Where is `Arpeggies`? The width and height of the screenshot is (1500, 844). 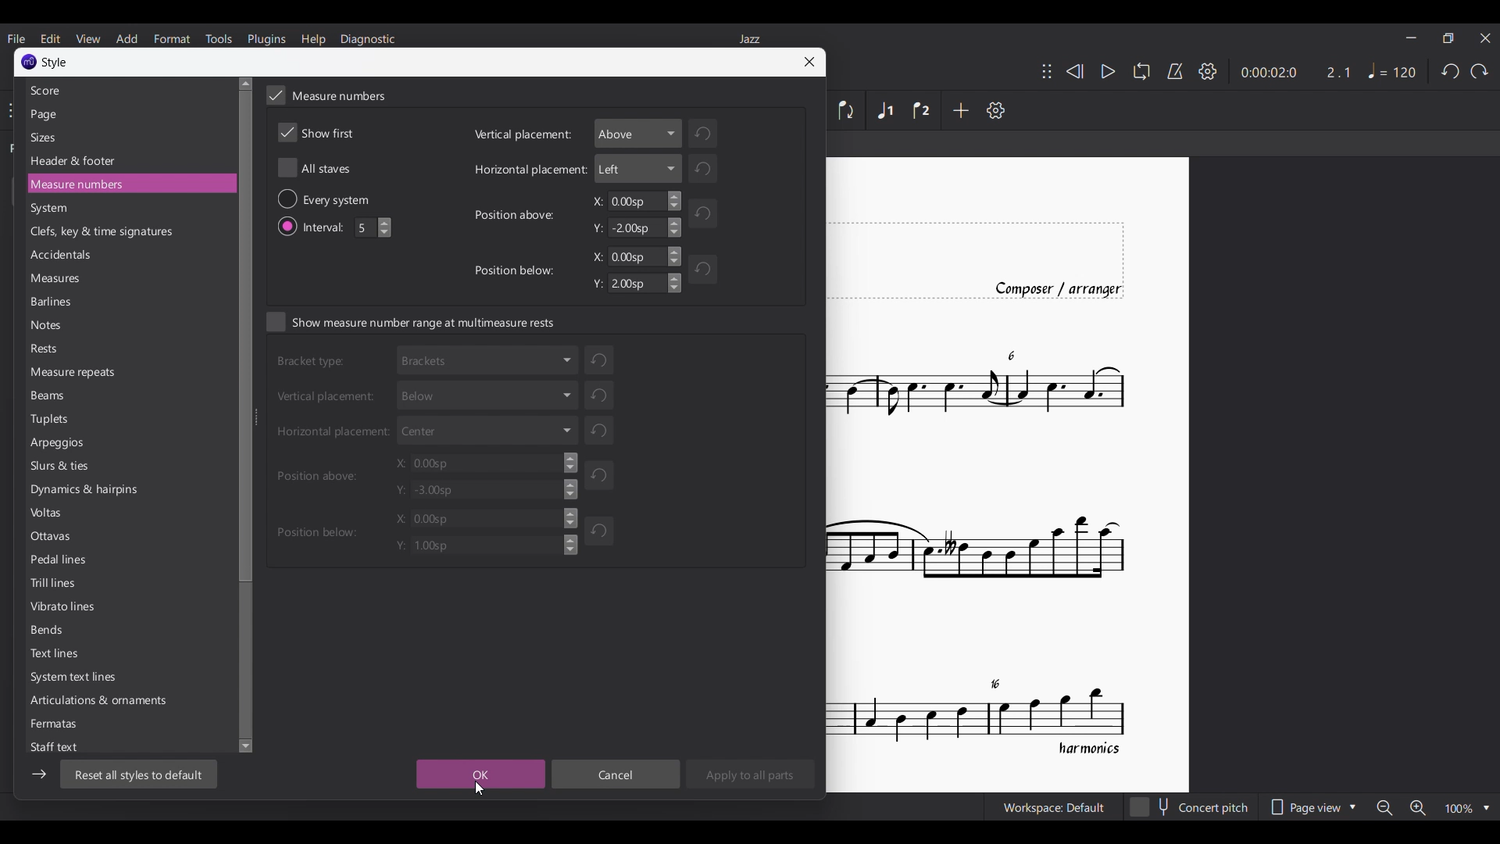
Arpeggies is located at coordinates (65, 444).